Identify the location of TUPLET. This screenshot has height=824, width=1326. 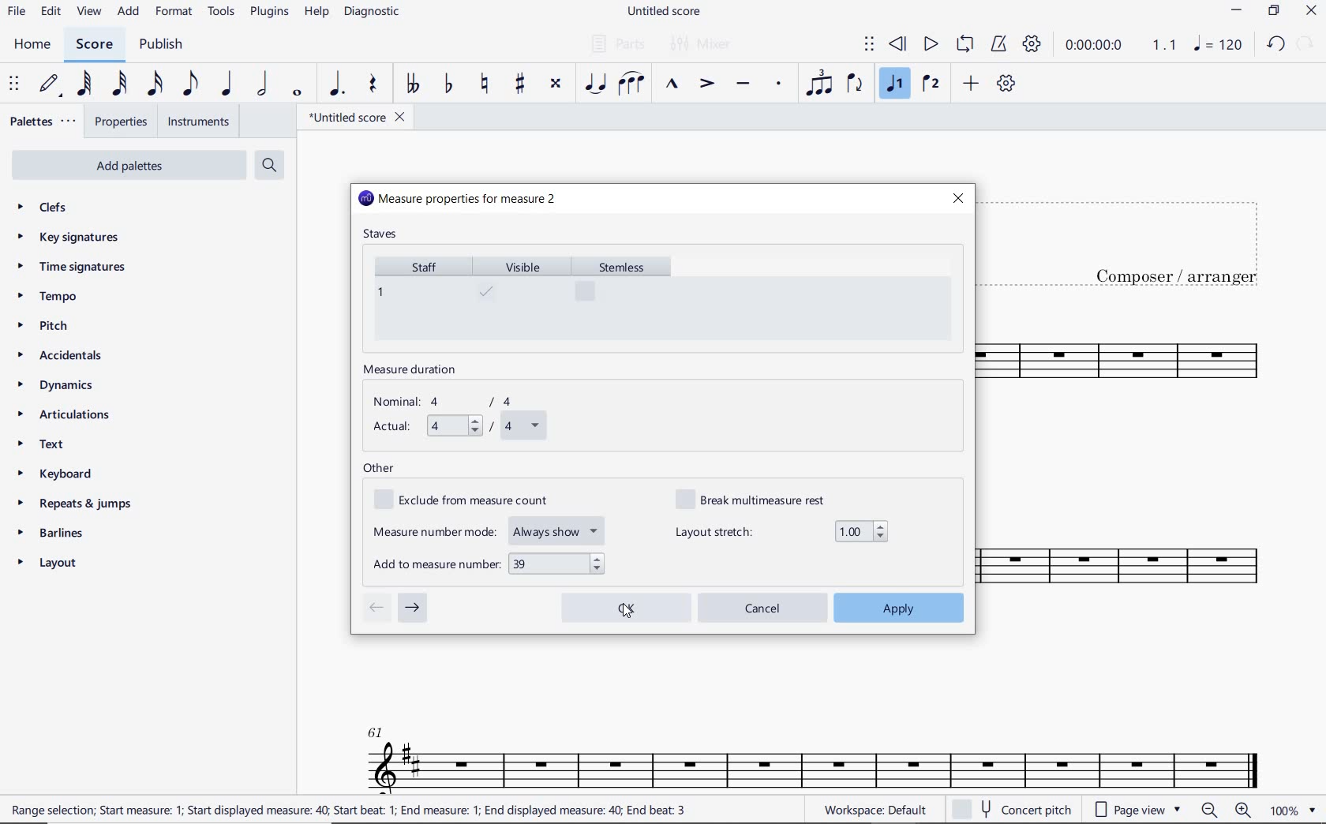
(821, 83).